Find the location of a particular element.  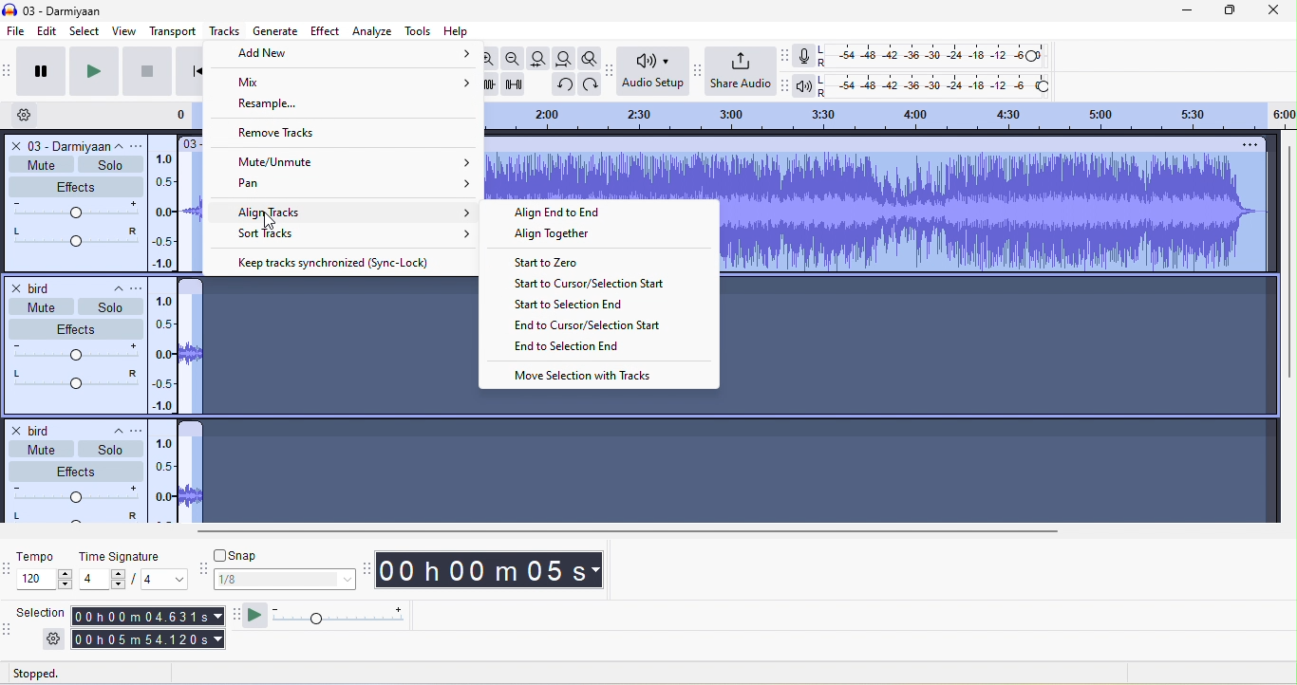

00 h 05 m 54.1.120 s is located at coordinates (147, 639).